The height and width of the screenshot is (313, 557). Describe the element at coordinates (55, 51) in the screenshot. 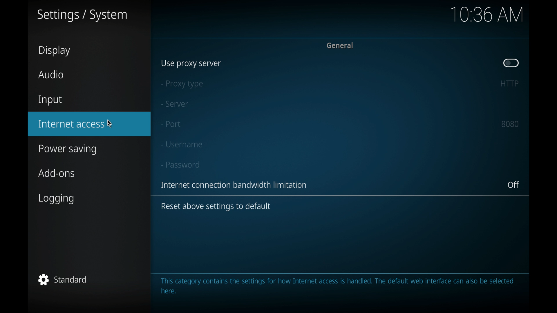

I see `display` at that location.